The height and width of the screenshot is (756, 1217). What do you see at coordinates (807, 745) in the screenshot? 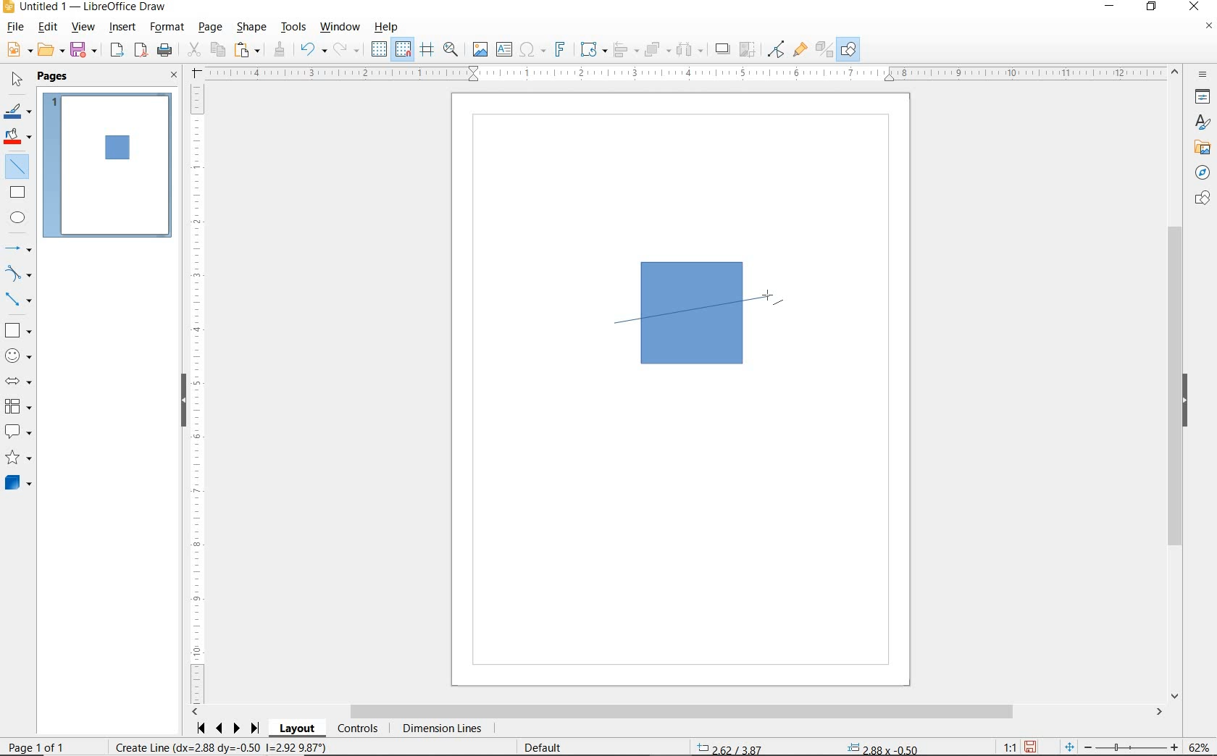
I see `STANDARD SELECTION` at bounding box center [807, 745].